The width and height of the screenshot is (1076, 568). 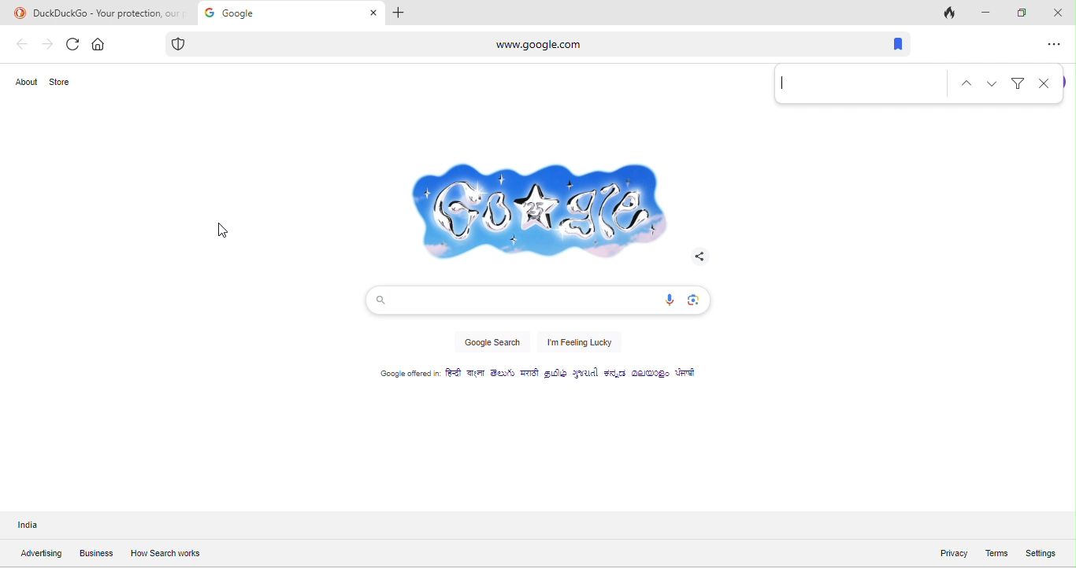 What do you see at coordinates (46, 44) in the screenshot?
I see `forward` at bounding box center [46, 44].